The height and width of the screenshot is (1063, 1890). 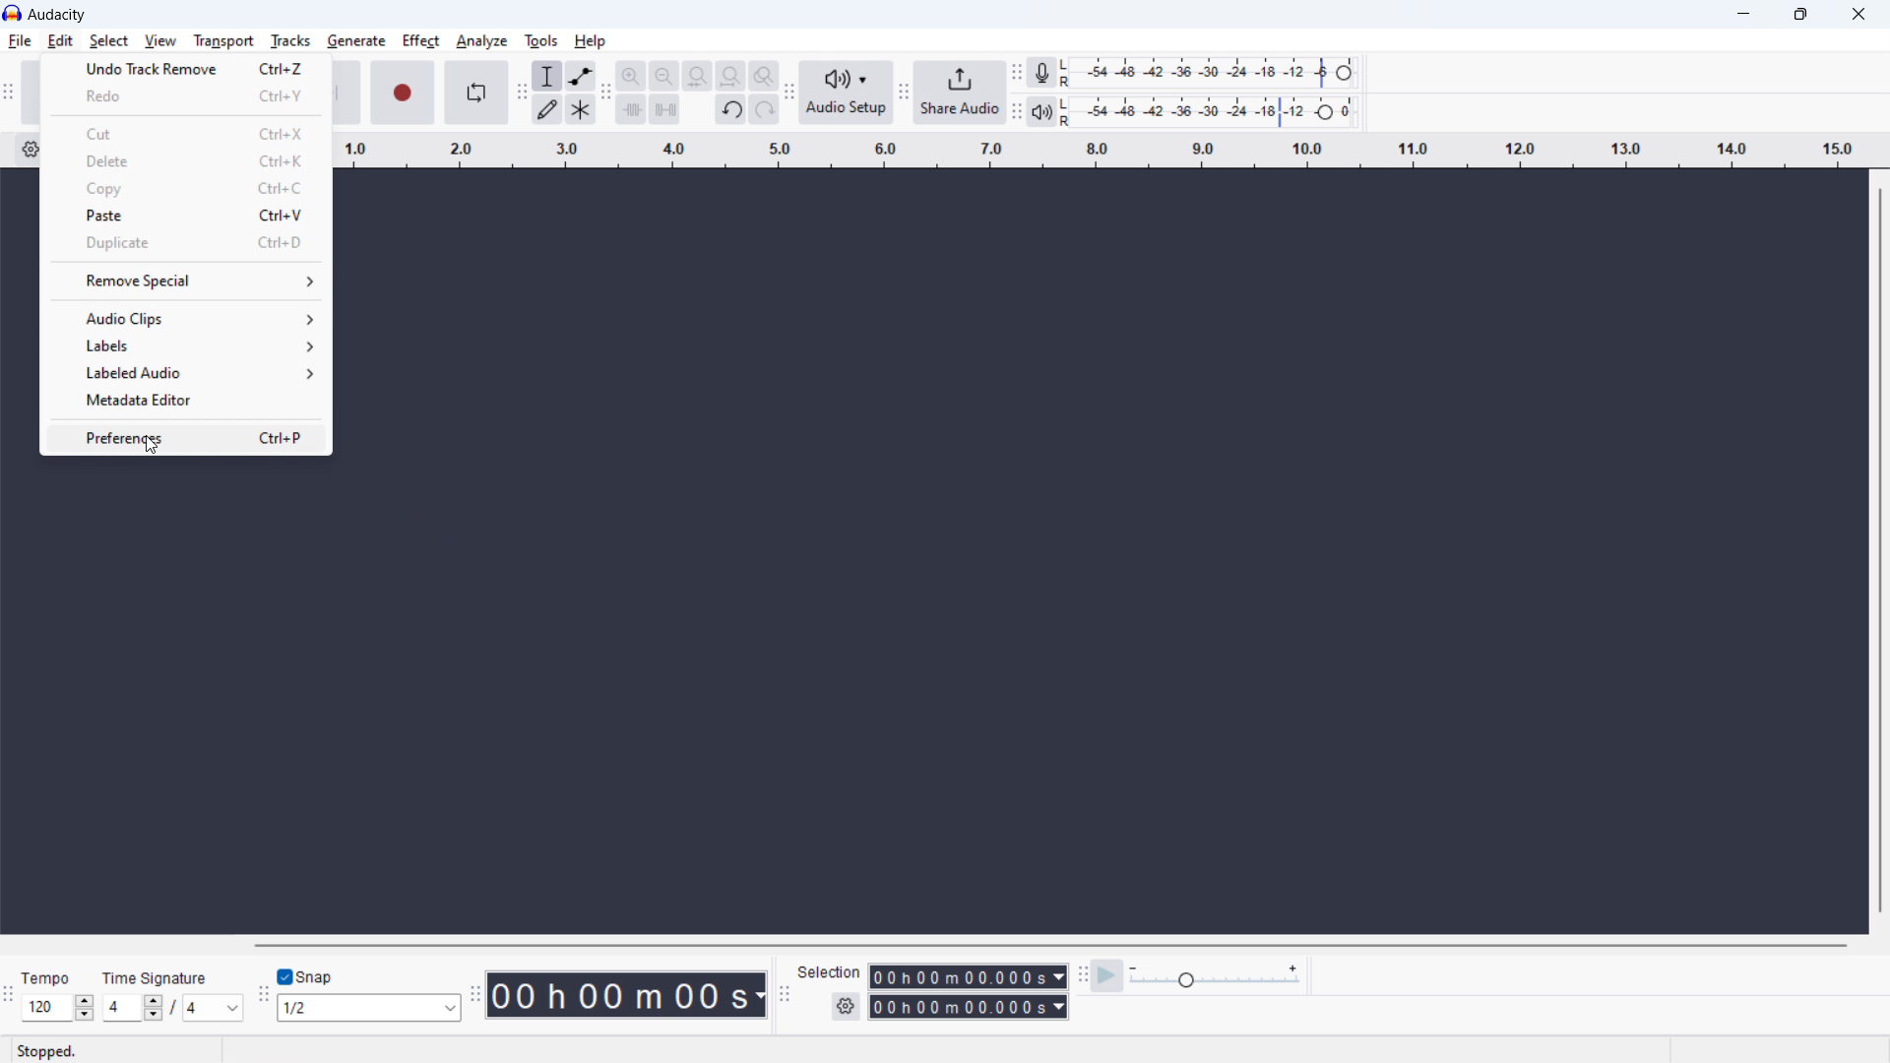 What do you see at coordinates (185, 243) in the screenshot?
I see `duplicate` at bounding box center [185, 243].